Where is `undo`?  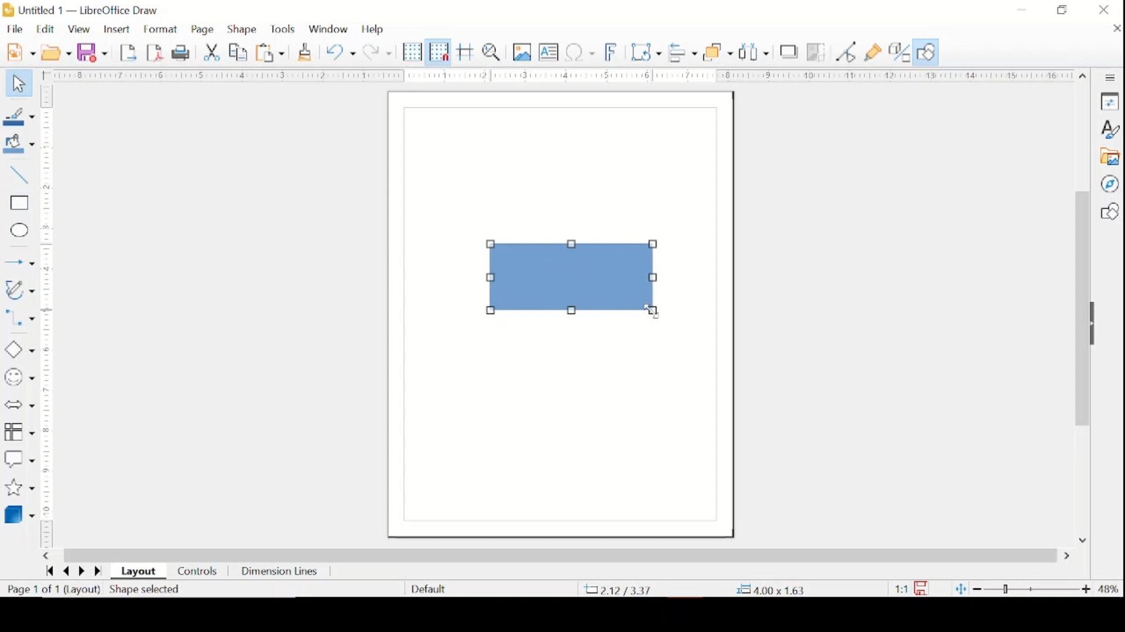 undo is located at coordinates (341, 53).